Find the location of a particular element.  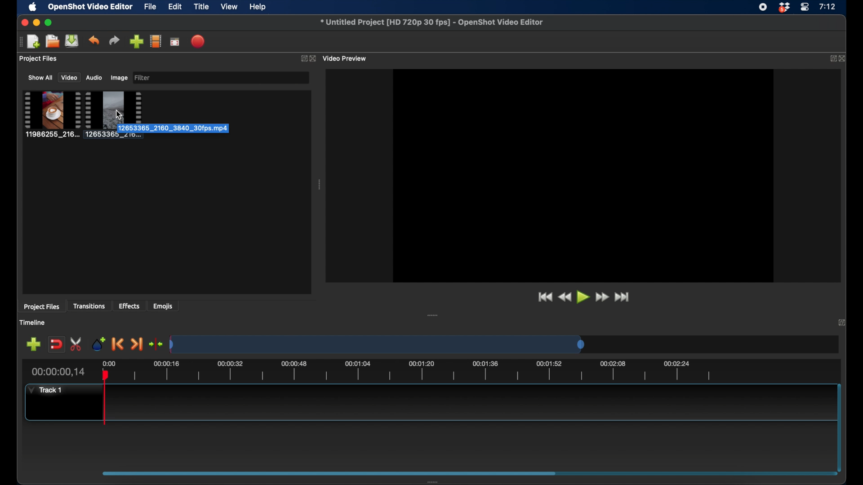

emojis is located at coordinates (164, 306).